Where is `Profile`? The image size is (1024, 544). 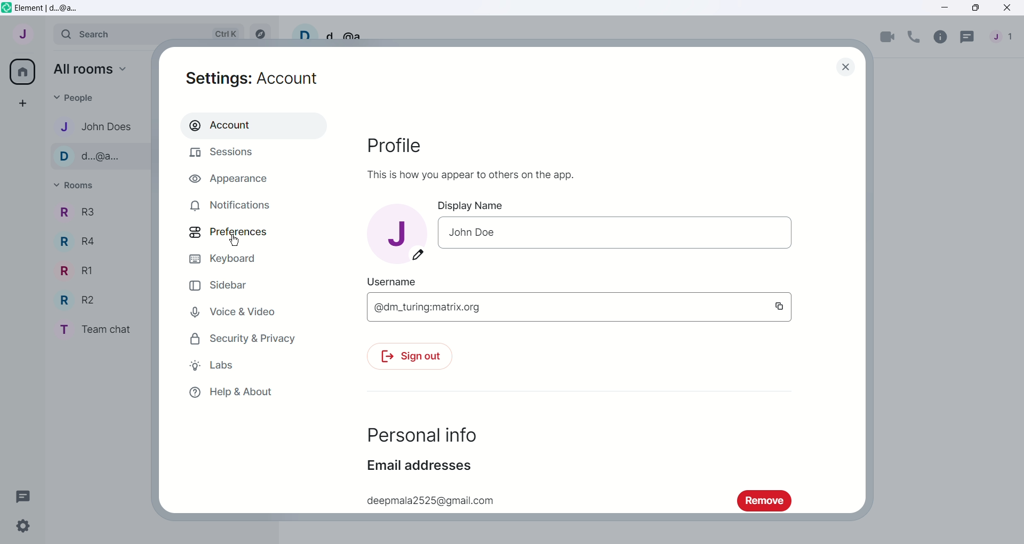 Profile is located at coordinates (394, 145).